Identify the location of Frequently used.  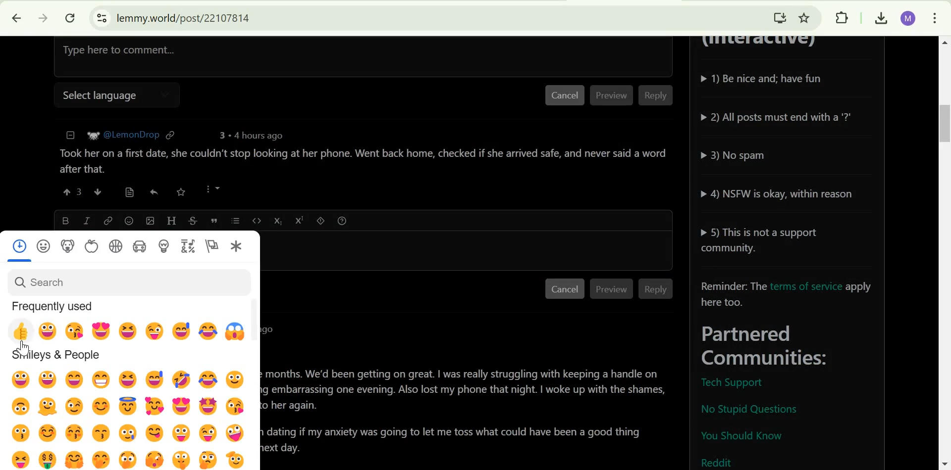
(19, 246).